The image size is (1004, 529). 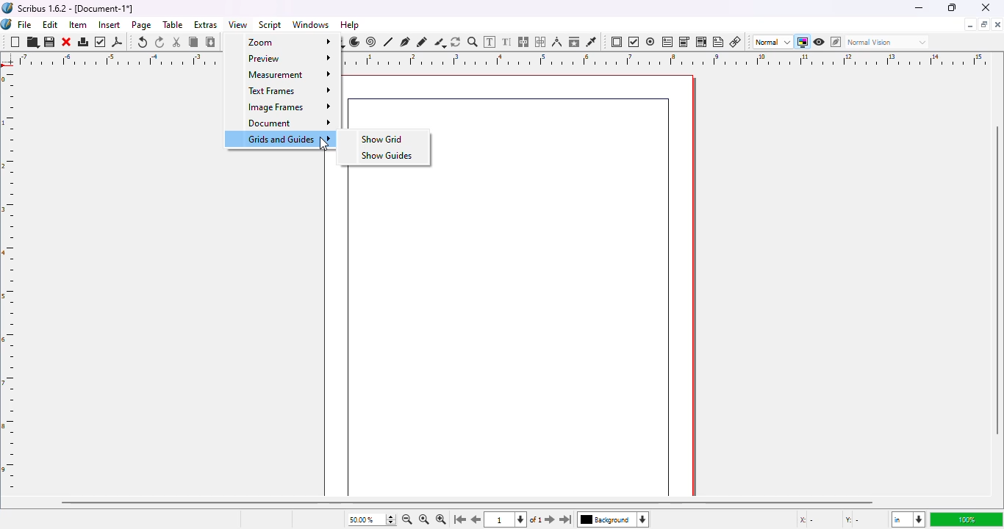 What do you see at coordinates (542, 42) in the screenshot?
I see `unlink text frames` at bounding box center [542, 42].